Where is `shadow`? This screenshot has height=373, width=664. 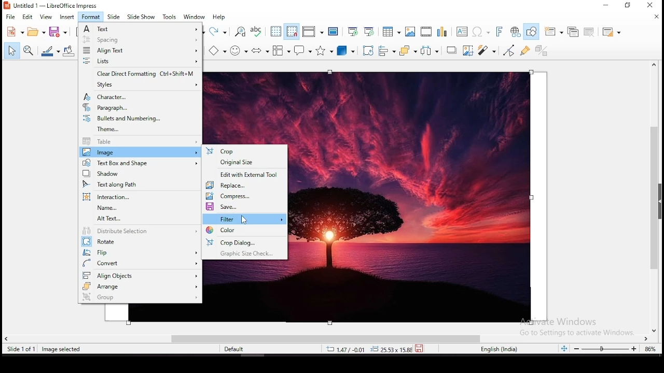
shadow is located at coordinates (139, 174).